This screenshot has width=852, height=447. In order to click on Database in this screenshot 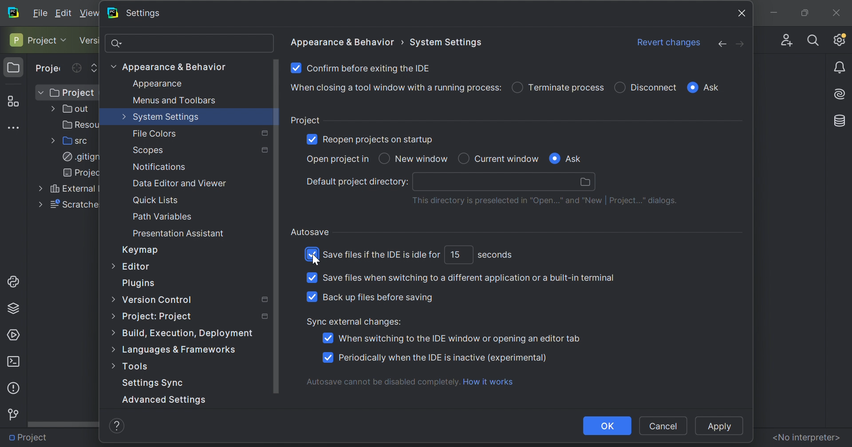, I will do `click(840, 119)`.